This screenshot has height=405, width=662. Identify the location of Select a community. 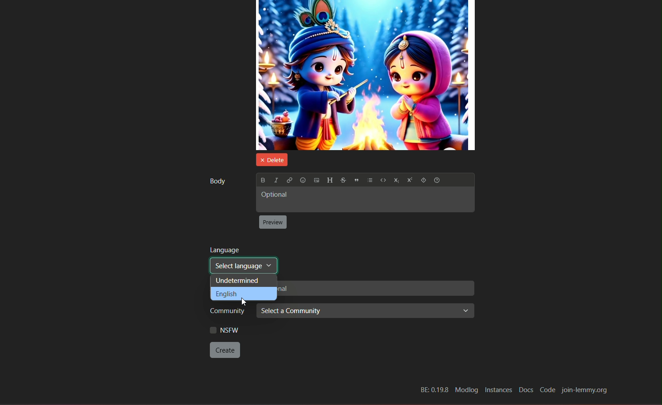
(365, 311).